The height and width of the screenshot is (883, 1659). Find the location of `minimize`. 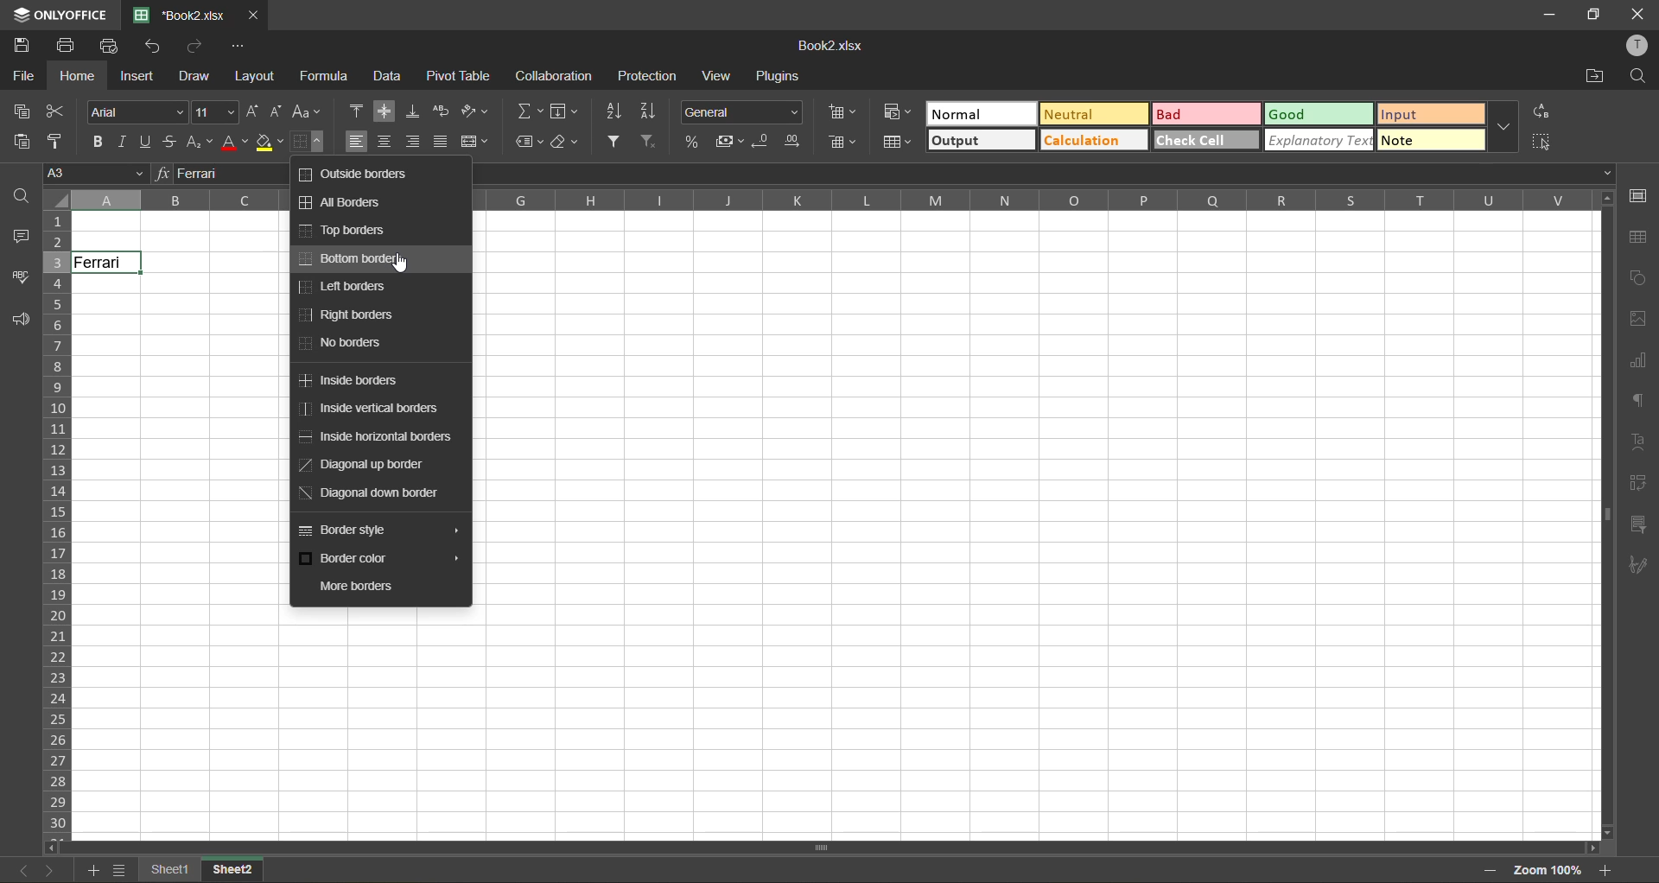

minimize is located at coordinates (1550, 15).